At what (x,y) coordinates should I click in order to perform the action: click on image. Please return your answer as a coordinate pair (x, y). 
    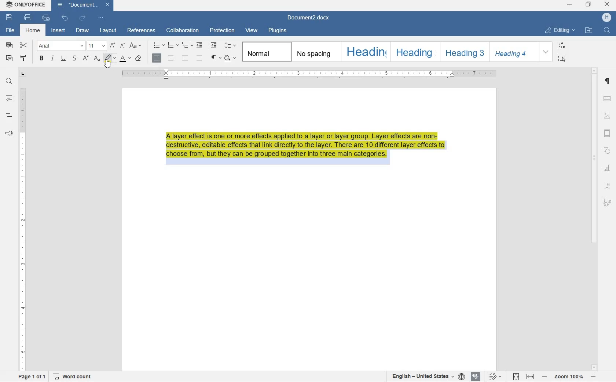
    Looking at the image, I should click on (607, 116).